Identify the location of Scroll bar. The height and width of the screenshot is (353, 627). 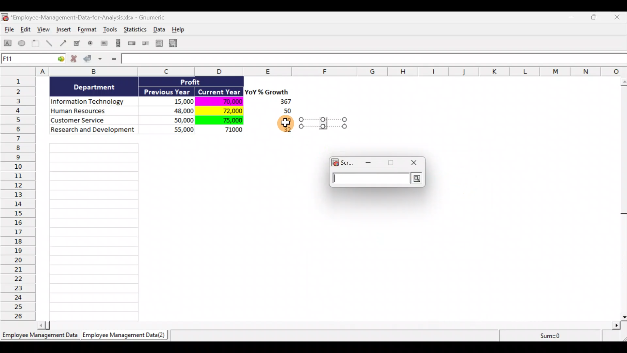
(623, 197).